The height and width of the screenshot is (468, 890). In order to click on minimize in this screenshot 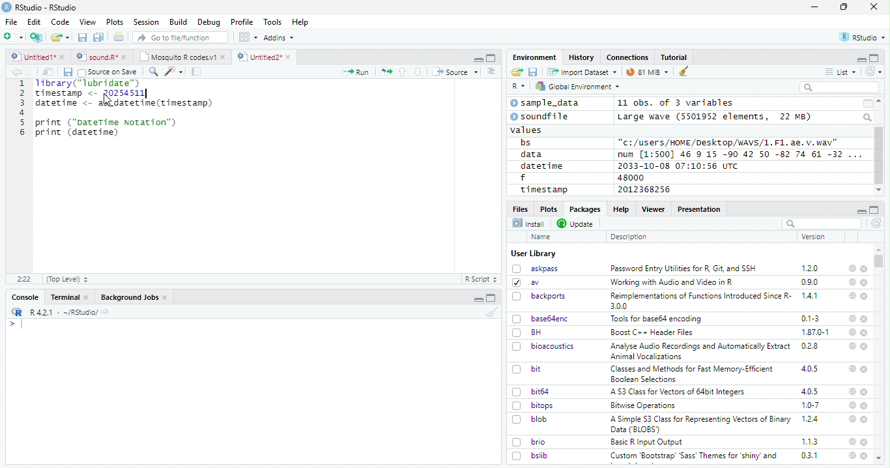, I will do `click(480, 298)`.